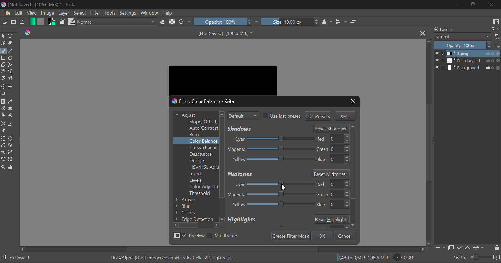  What do you see at coordinates (196, 218) in the screenshot?
I see `Edge Detection` at bounding box center [196, 218].